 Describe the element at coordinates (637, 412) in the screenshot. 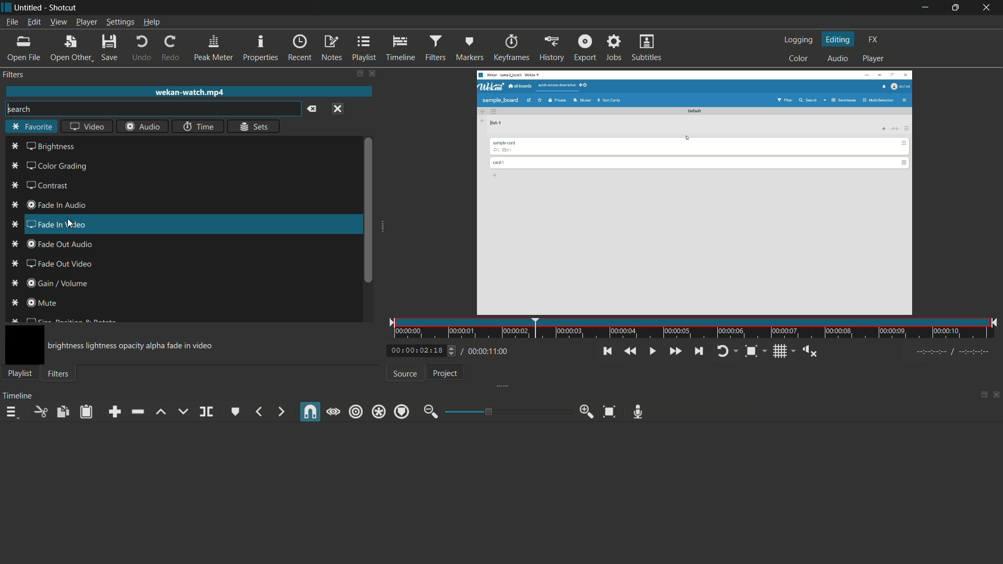

I see `record audio` at that location.